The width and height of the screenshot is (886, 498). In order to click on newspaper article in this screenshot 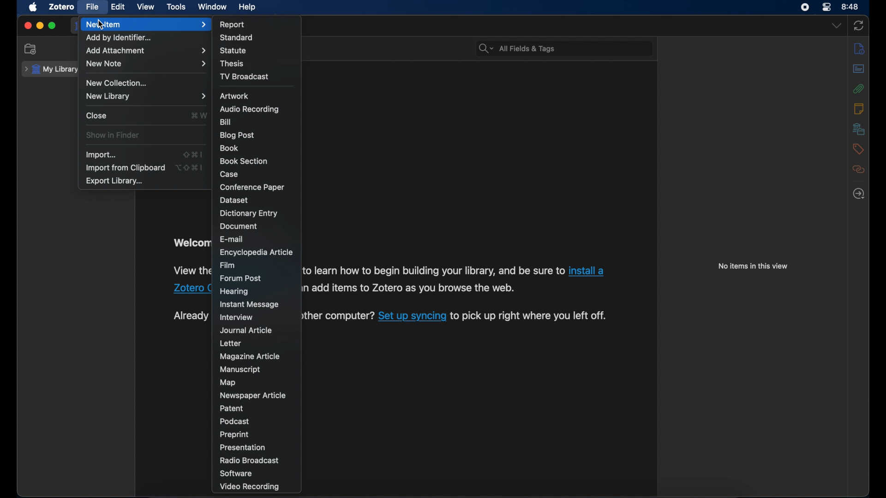, I will do `click(252, 395)`.